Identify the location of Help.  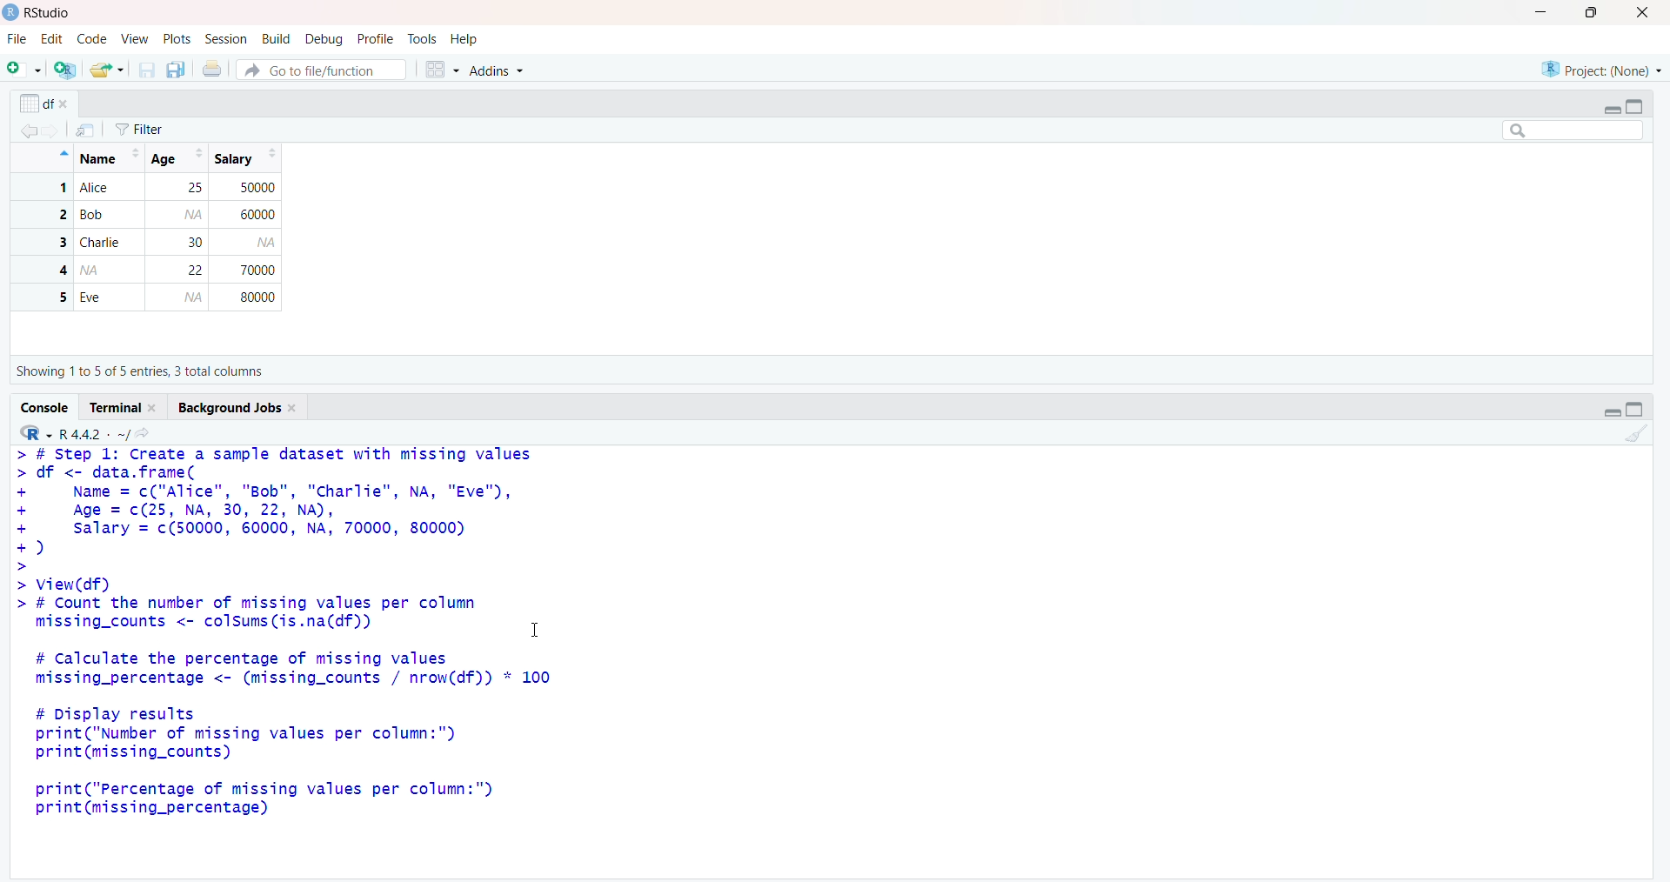
(466, 39).